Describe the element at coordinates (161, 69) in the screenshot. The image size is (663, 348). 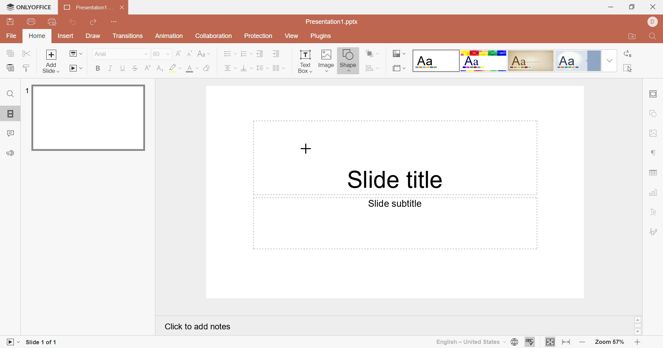
I see `Subscript` at that location.